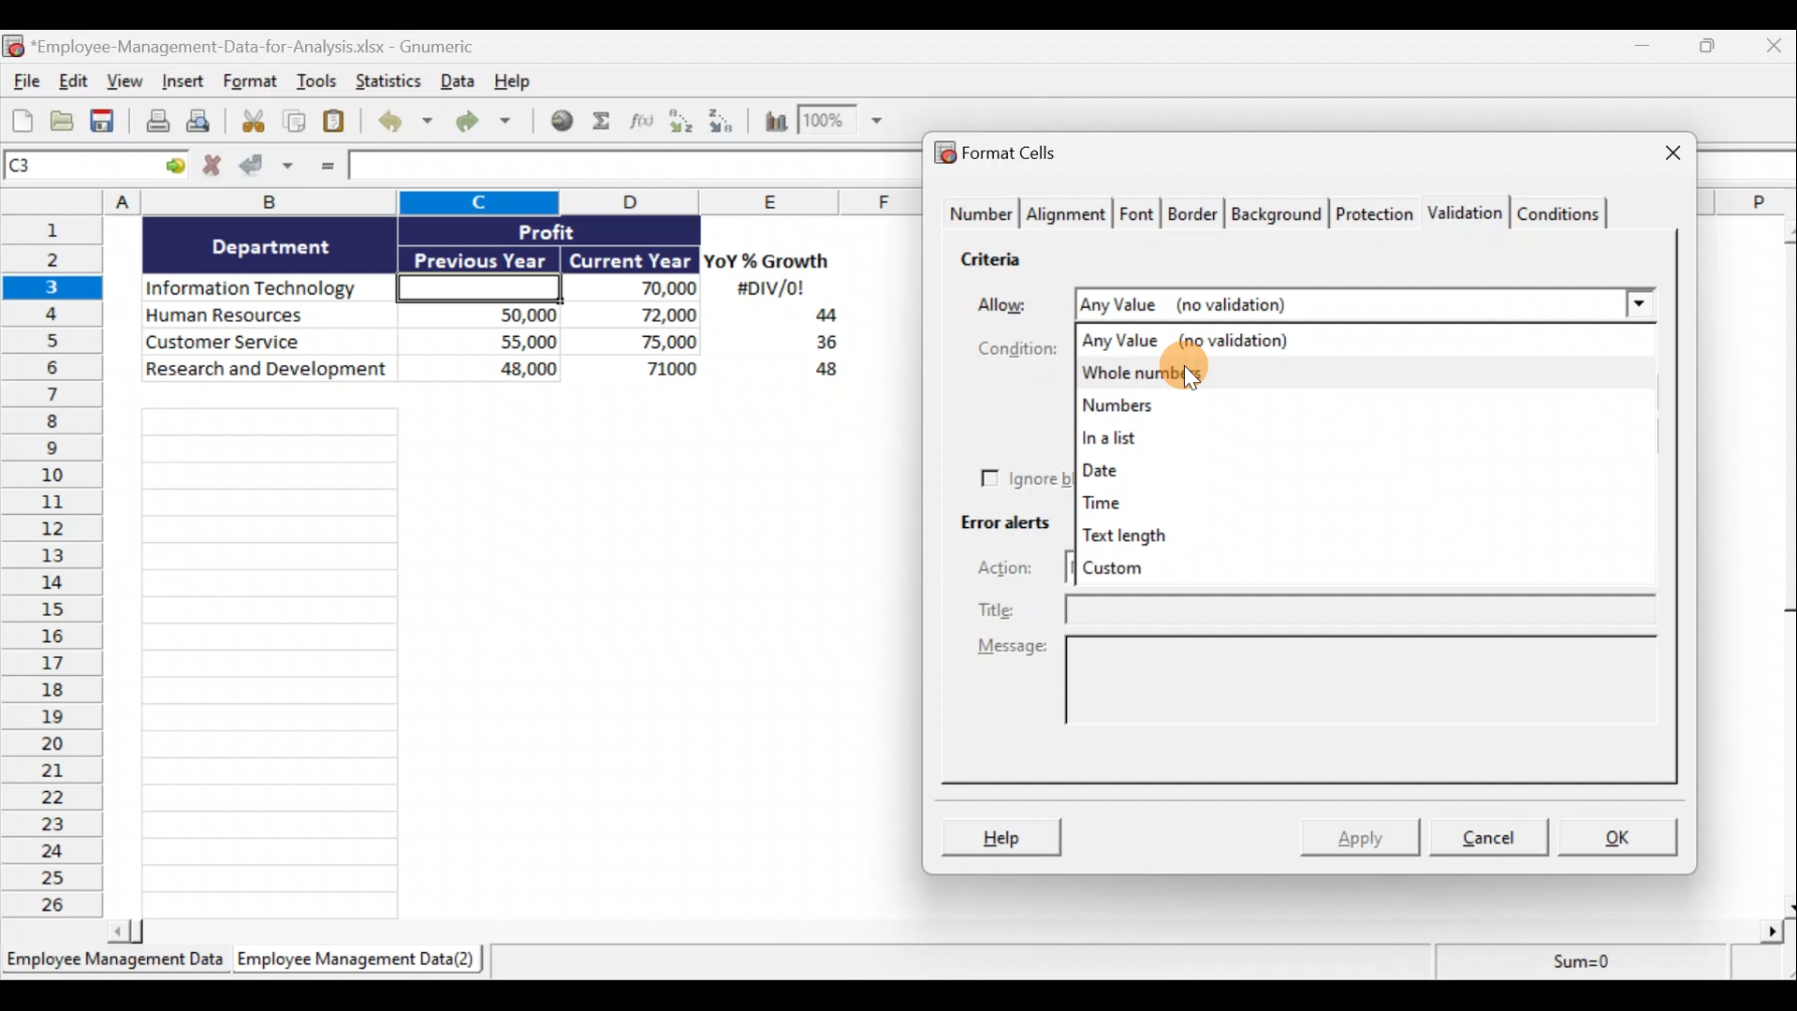  Describe the element at coordinates (113, 960) in the screenshot. I see `Employee Management Data` at that location.